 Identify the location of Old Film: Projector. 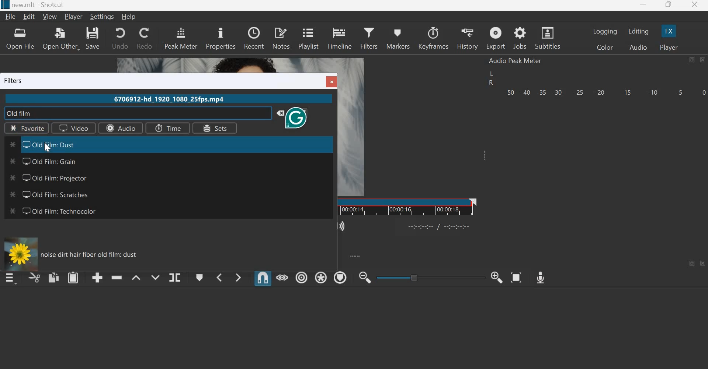
(61, 177).